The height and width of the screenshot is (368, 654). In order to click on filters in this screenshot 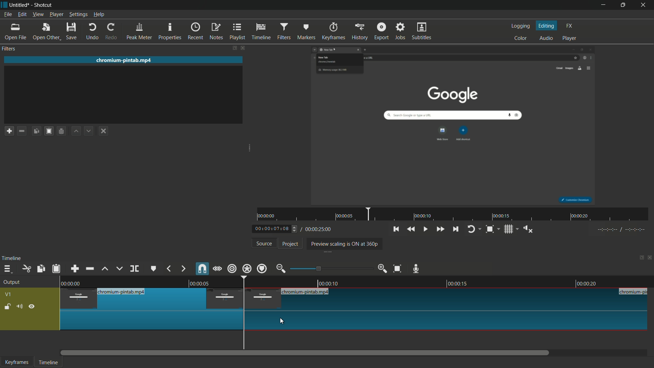, I will do `click(283, 32)`.